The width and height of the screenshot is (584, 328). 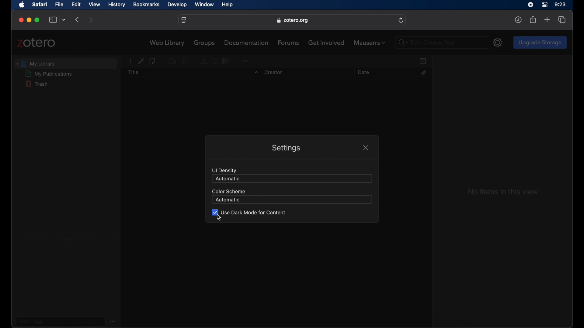 I want to click on filter tags, so click(x=32, y=321).